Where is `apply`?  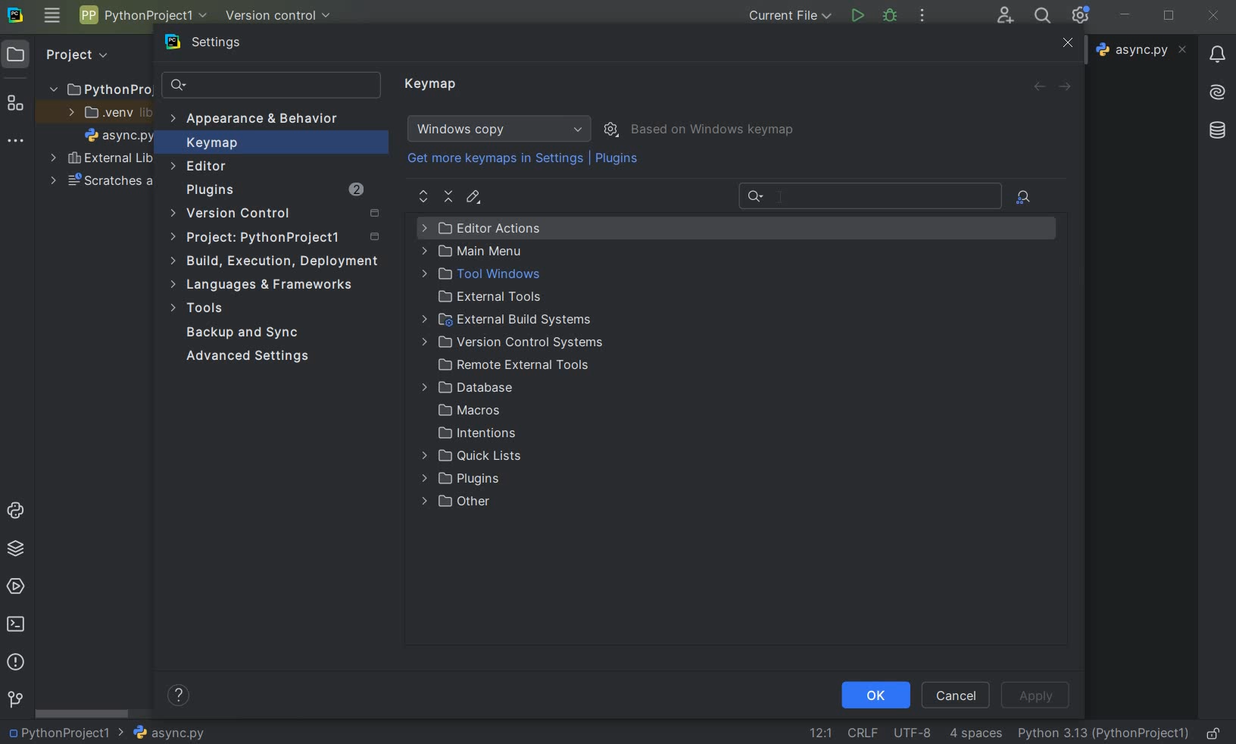
apply is located at coordinates (1035, 696).